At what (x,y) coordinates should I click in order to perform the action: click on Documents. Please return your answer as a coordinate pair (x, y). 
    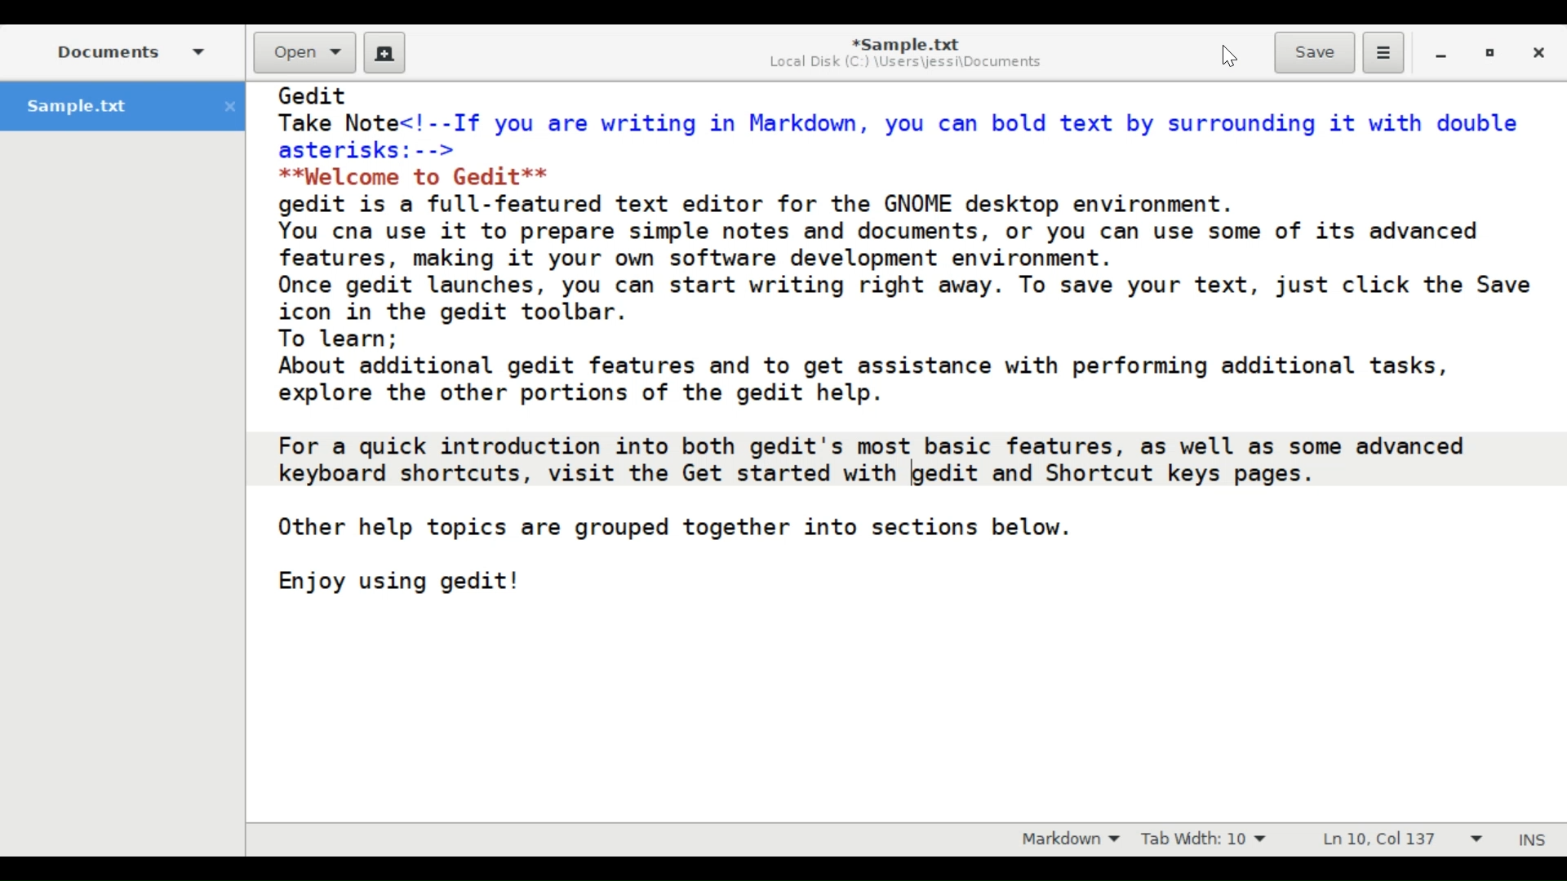
    Looking at the image, I should click on (131, 54).